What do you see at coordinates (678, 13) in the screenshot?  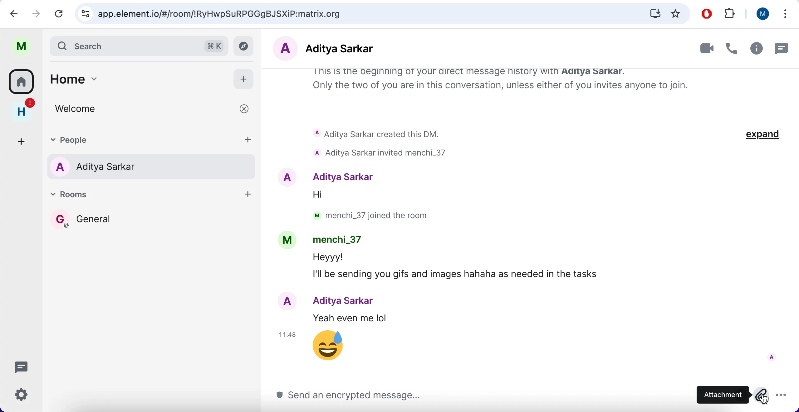 I see `favorites` at bounding box center [678, 13].